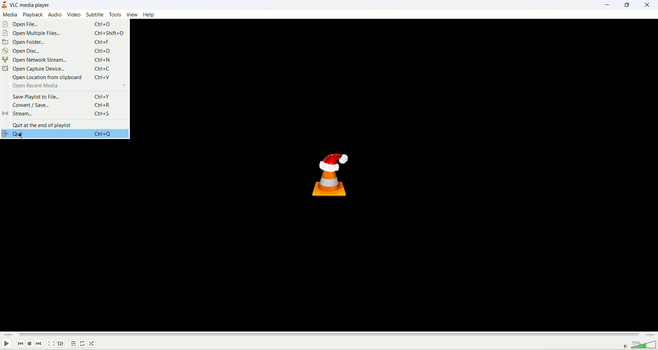 This screenshot has width=658, height=350. I want to click on mute, so click(625, 346).